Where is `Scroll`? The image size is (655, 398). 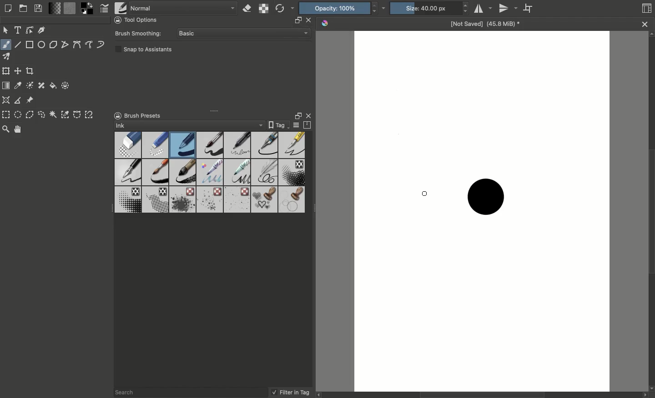
Scroll is located at coordinates (485, 394).